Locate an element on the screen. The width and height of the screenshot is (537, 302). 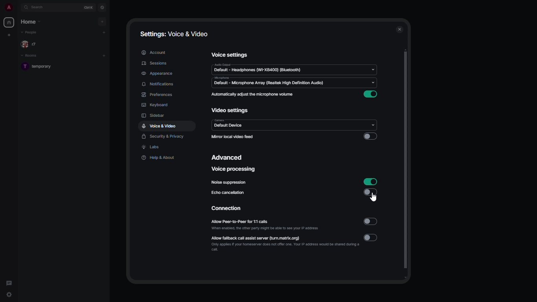
scroll bar is located at coordinates (406, 164).